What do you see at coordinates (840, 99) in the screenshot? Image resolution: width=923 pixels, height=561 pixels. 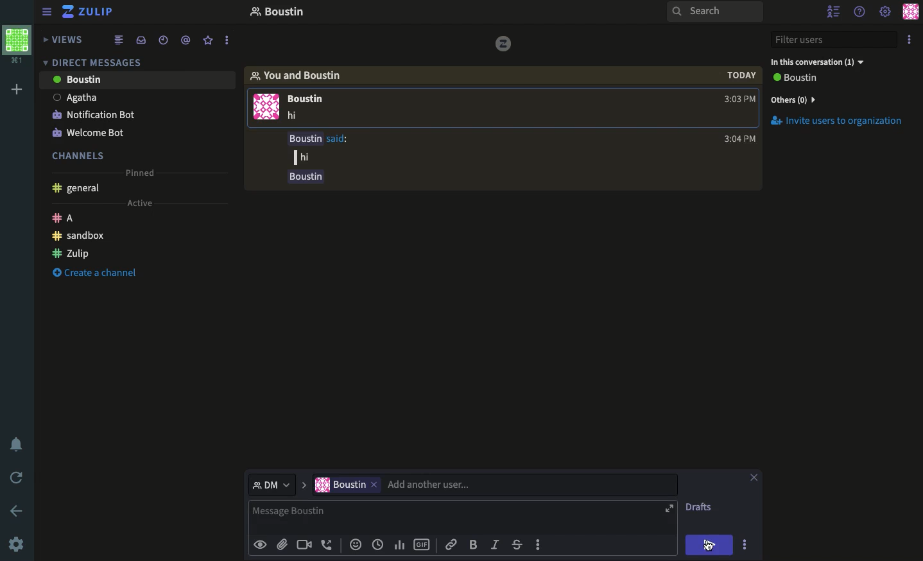 I see `Invite users to organization` at bounding box center [840, 99].